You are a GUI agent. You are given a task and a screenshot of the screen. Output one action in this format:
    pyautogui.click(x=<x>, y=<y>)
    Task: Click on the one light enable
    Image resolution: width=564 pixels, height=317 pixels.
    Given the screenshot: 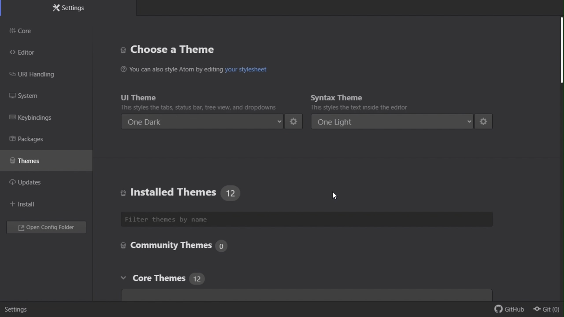 What is the action you would take?
    pyautogui.click(x=393, y=121)
    